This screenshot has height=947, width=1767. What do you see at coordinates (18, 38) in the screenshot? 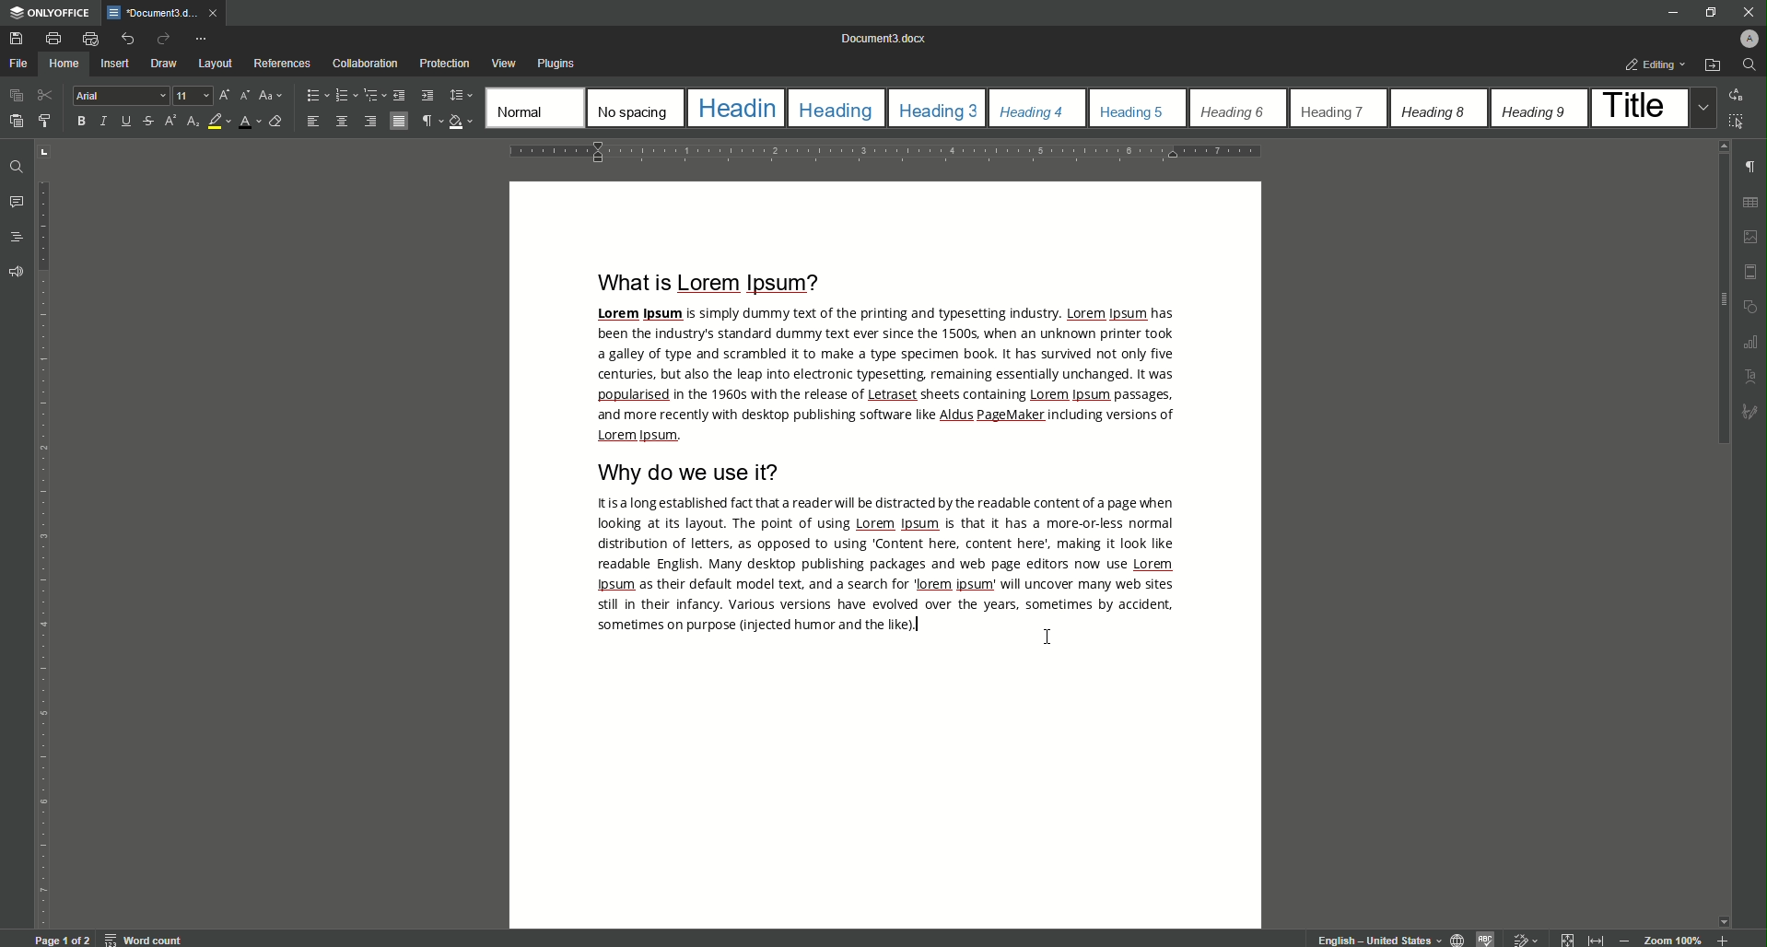
I see `Save` at bounding box center [18, 38].